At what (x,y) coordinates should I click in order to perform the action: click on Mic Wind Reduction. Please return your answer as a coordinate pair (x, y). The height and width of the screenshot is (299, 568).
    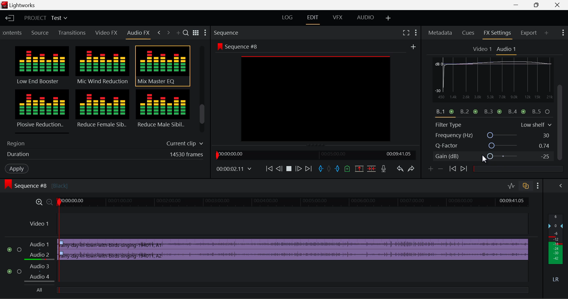
    Looking at the image, I should click on (103, 66).